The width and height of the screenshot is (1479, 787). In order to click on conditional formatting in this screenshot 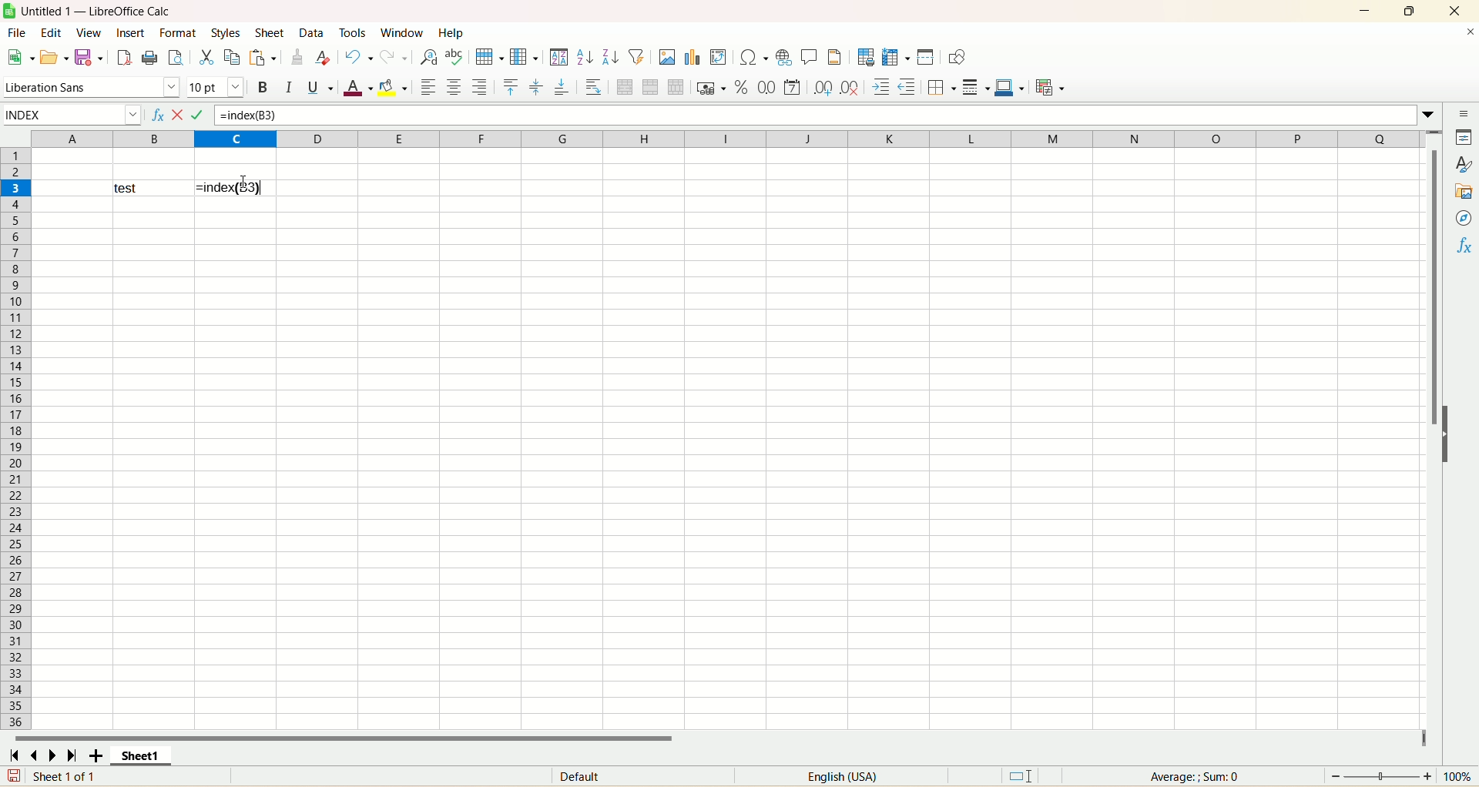, I will do `click(1051, 87)`.